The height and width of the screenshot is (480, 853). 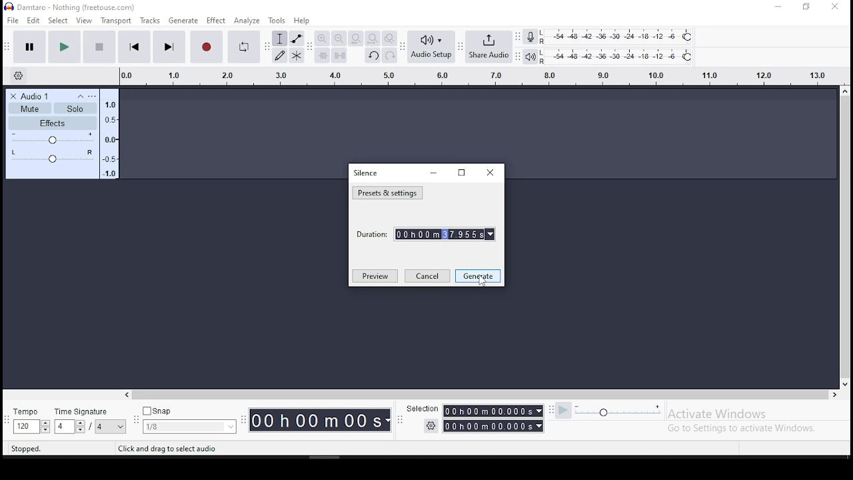 I want to click on recording level, so click(x=618, y=36).